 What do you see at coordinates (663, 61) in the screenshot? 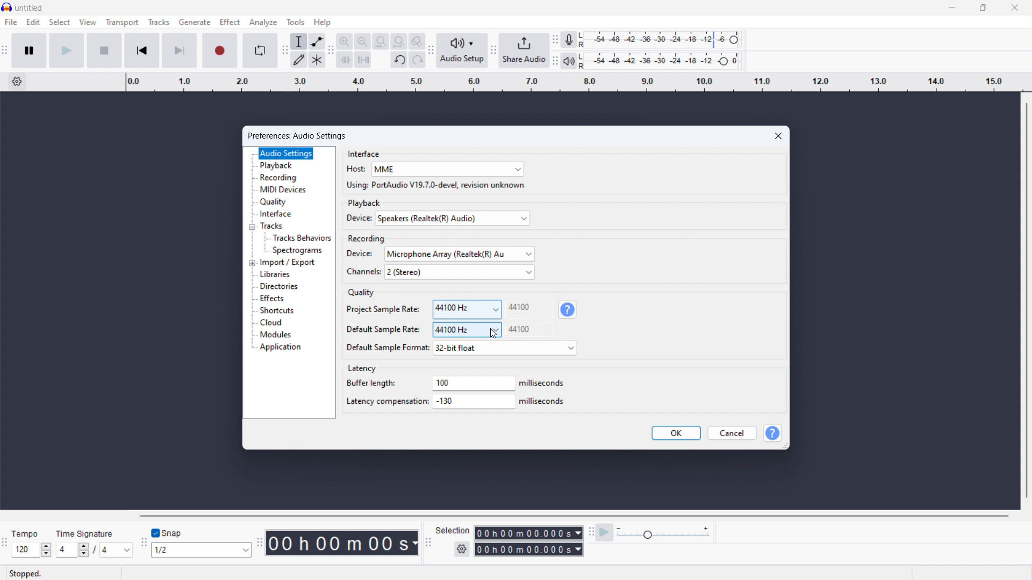
I see `playback level` at bounding box center [663, 61].